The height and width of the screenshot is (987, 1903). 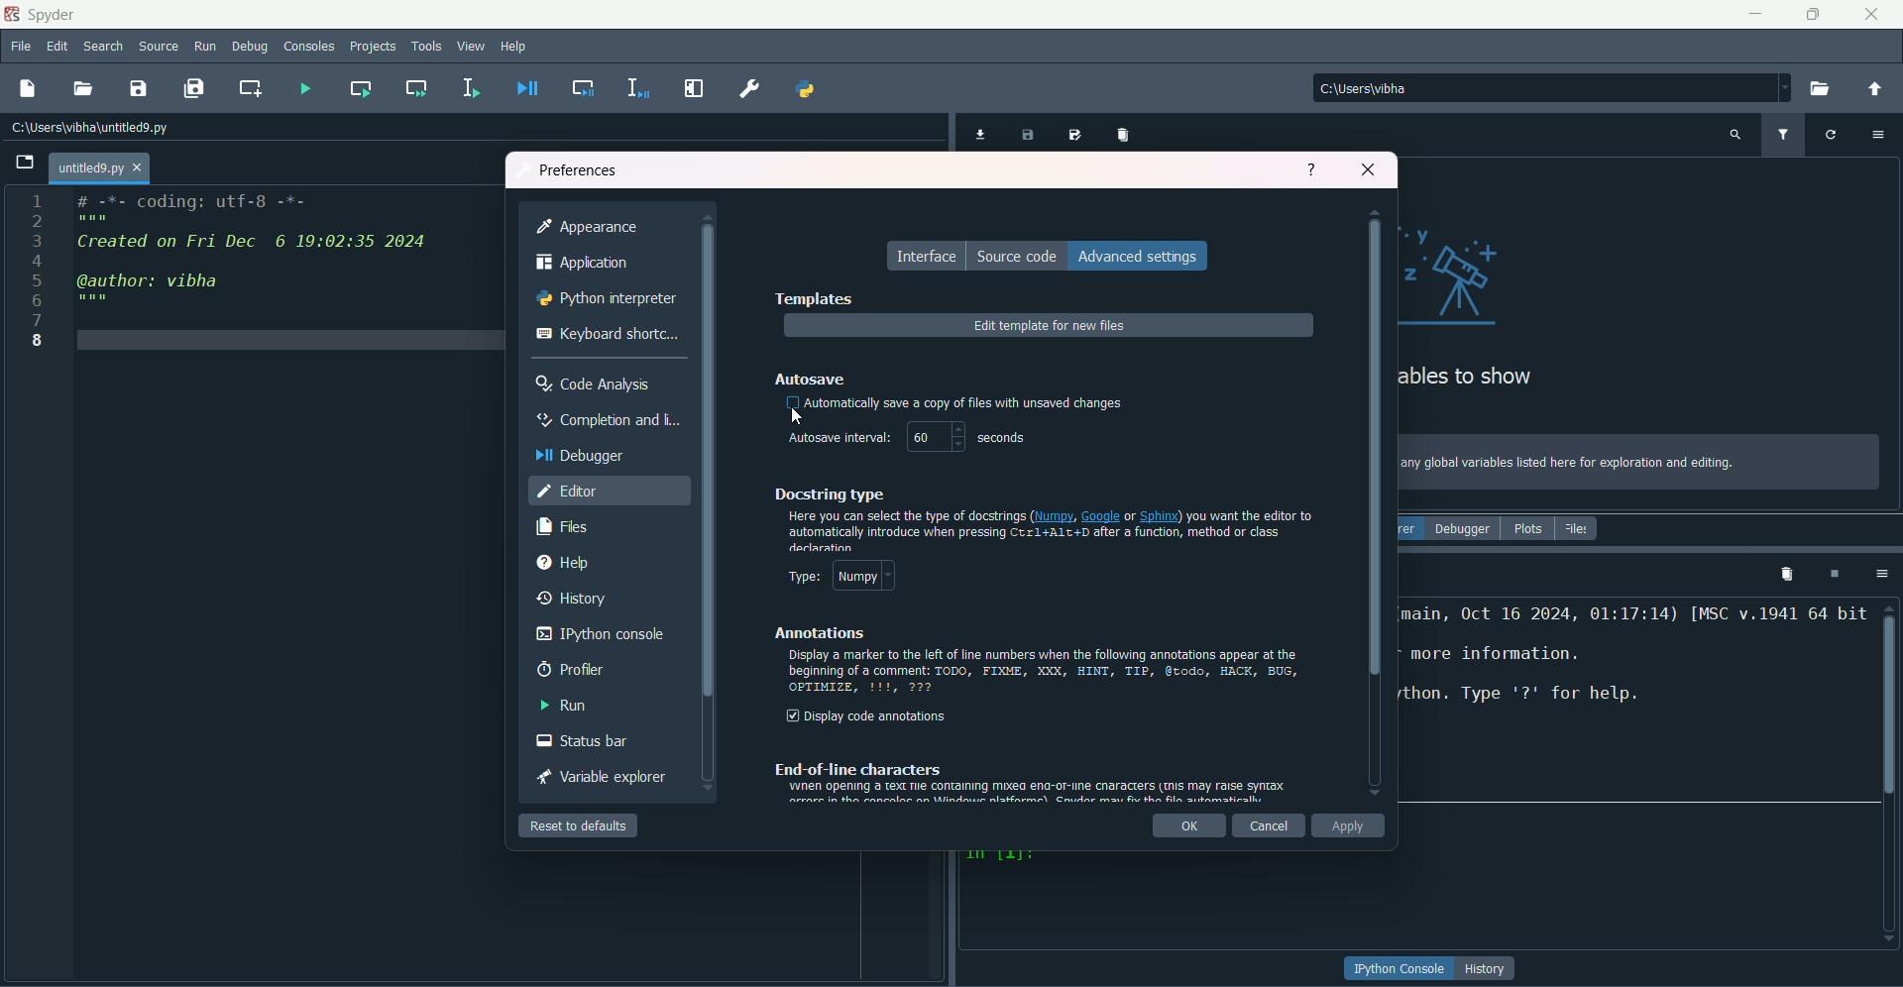 What do you see at coordinates (829, 493) in the screenshot?
I see `dockstring type` at bounding box center [829, 493].